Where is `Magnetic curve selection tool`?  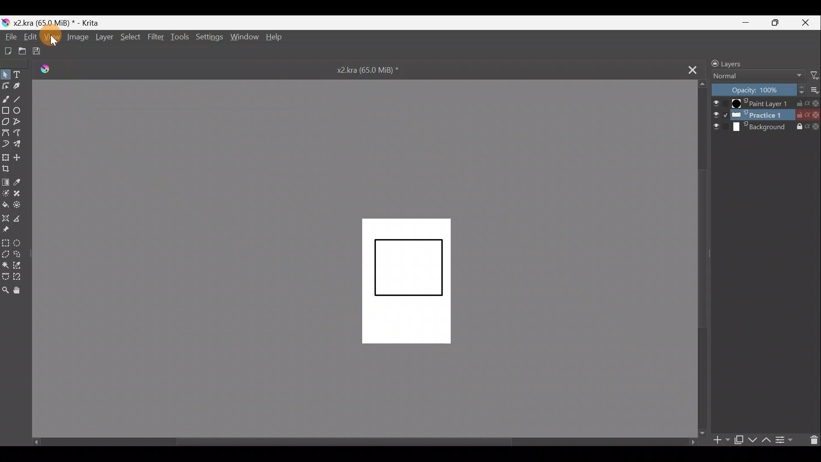 Magnetic curve selection tool is located at coordinates (24, 278).